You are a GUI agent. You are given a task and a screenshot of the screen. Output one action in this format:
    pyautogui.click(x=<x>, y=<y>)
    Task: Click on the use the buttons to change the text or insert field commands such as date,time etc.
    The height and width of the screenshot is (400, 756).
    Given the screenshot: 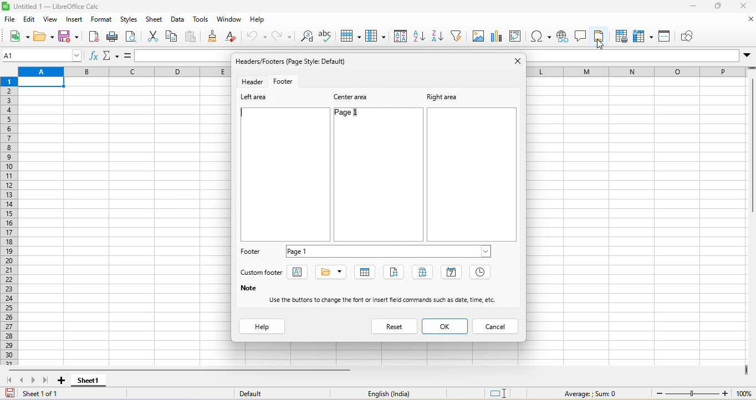 What is the action you would take?
    pyautogui.click(x=387, y=300)
    